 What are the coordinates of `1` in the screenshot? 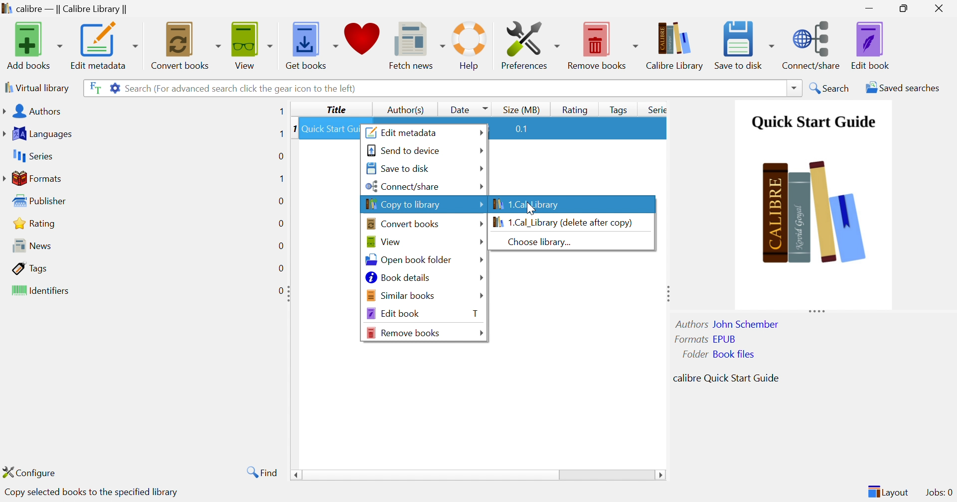 It's located at (281, 178).